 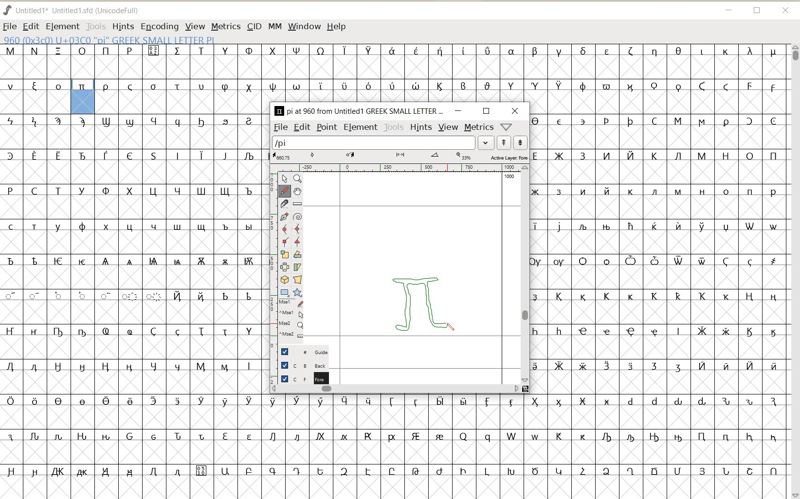 I want to click on BACKGROUND, so click(x=299, y=378).